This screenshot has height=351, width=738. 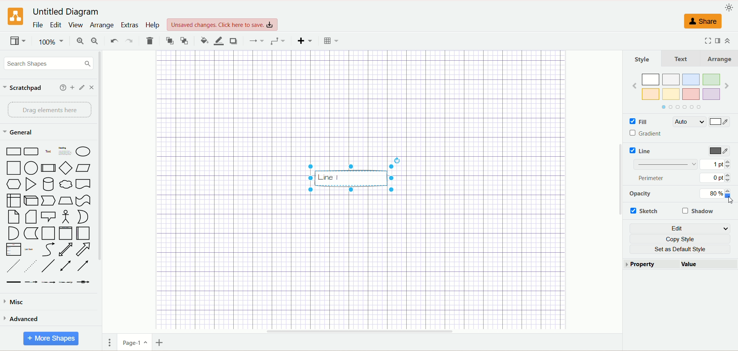 What do you see at coordinates (72, 88) in the screenshot?
I see `add` at bounding box center [72, 88].